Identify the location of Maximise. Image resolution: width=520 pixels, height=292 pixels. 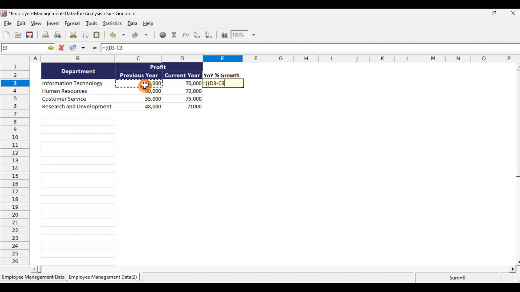
(496, 13).